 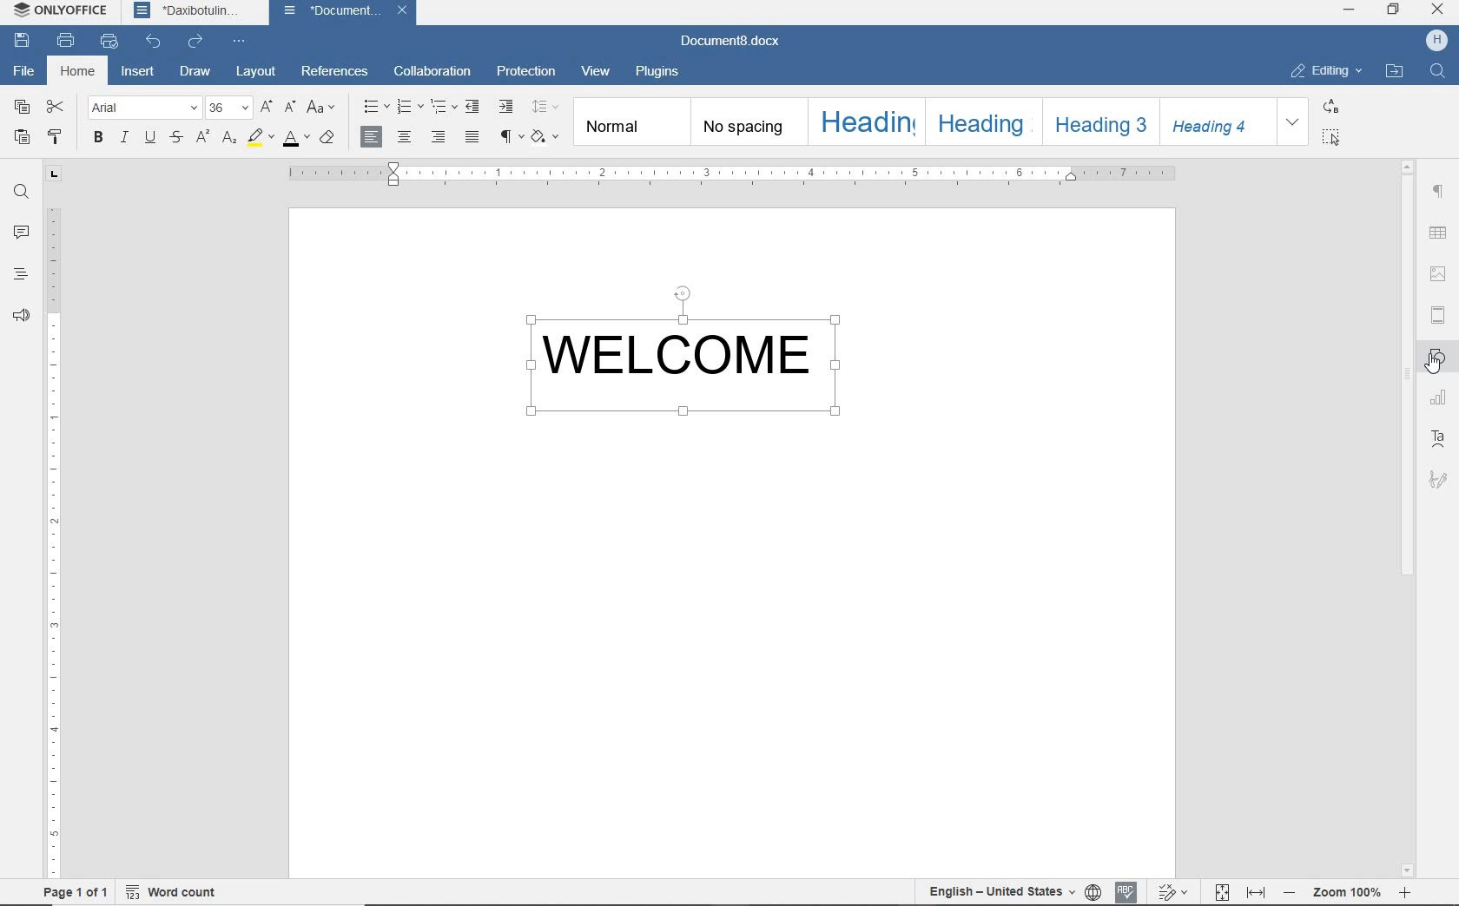 I want to click on COPY, so click(x=22, y=107).